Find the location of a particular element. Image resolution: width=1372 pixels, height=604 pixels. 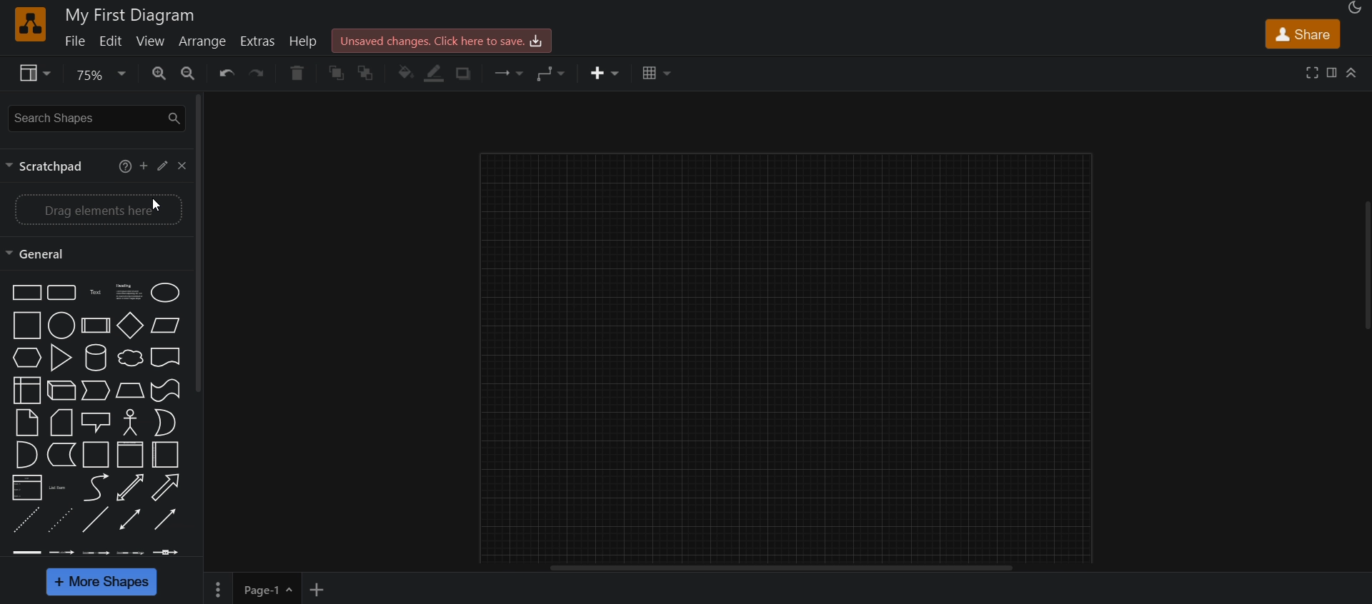

fill color is located at coordinates (406, 74).